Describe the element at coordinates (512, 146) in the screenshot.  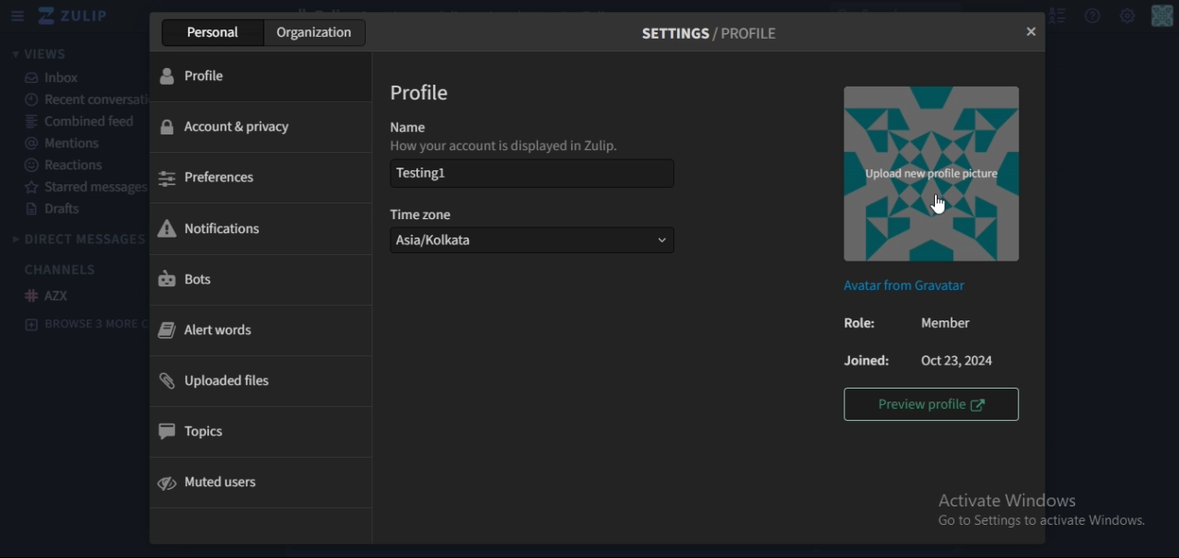
I see `How your account is displayed in Zulip.` at that location.